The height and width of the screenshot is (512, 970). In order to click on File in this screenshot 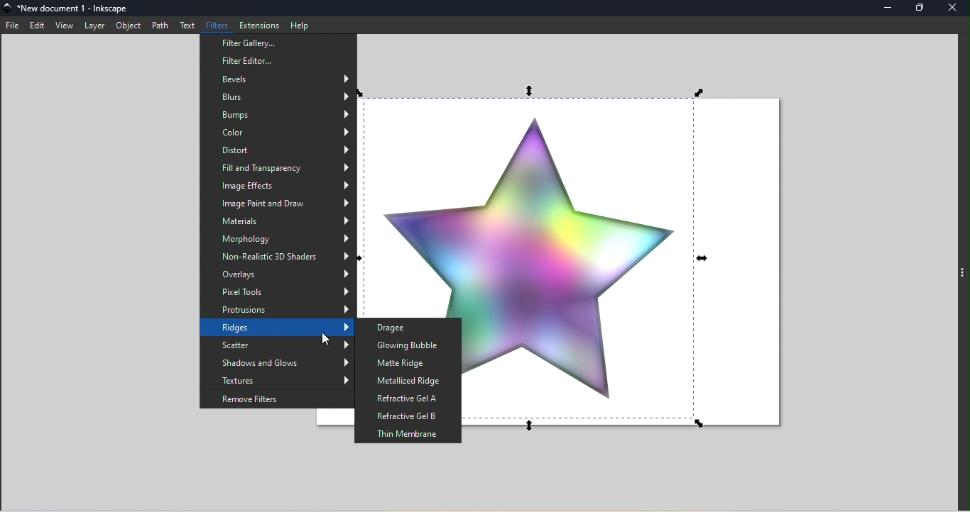, I will do `click(12, 26)`.